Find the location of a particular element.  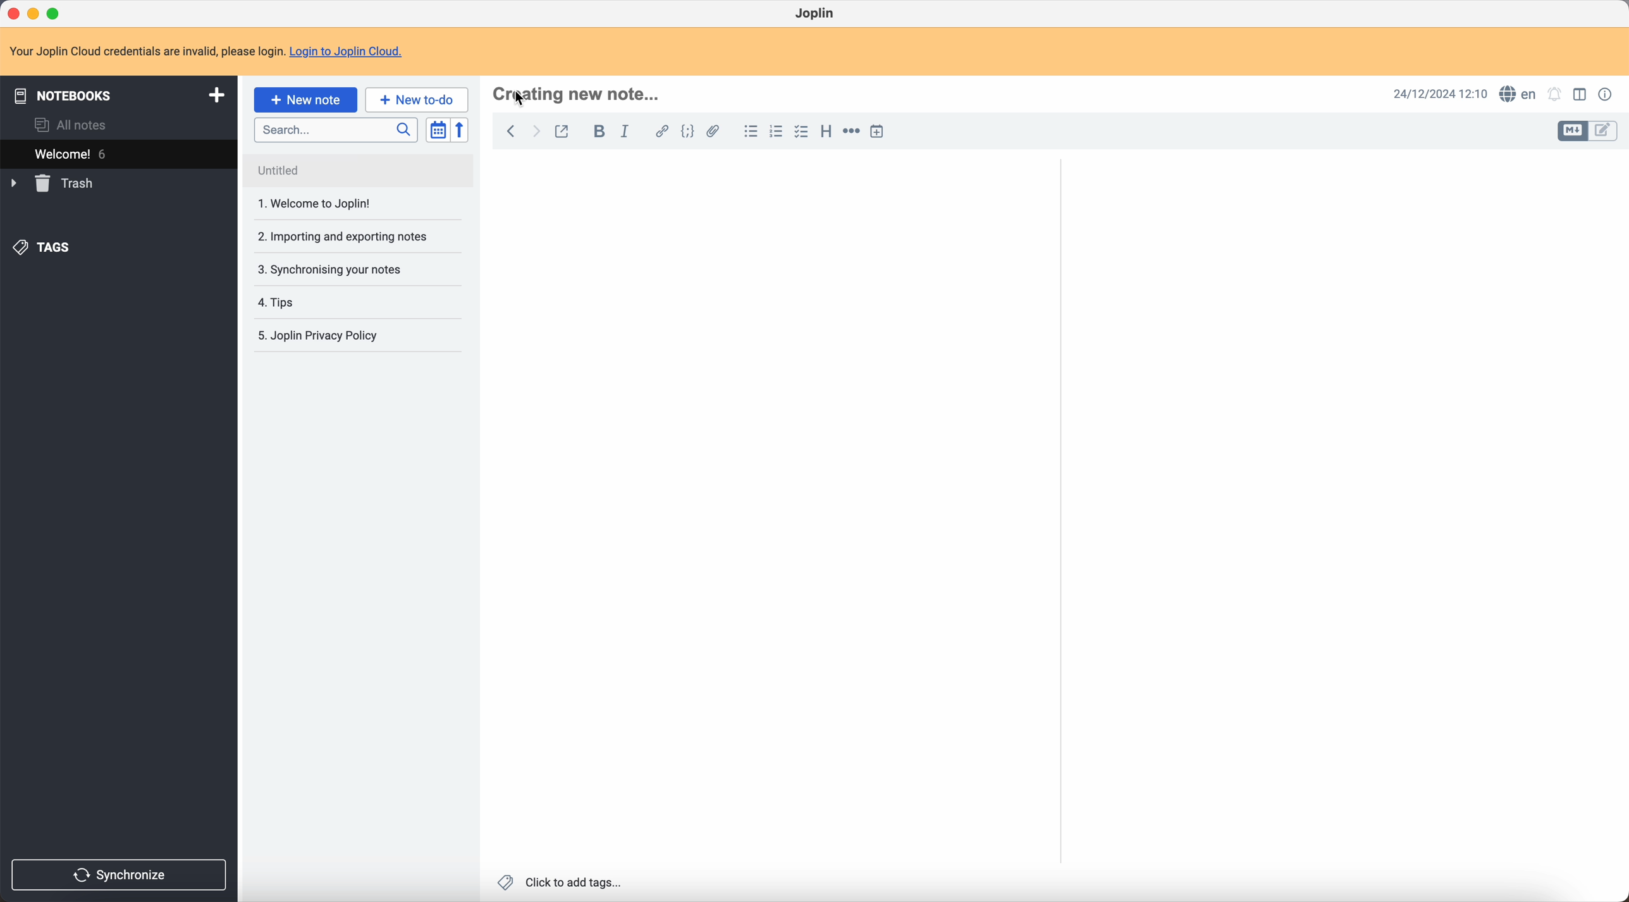

Joplin privacy policy is located at coordinates (325, 338).